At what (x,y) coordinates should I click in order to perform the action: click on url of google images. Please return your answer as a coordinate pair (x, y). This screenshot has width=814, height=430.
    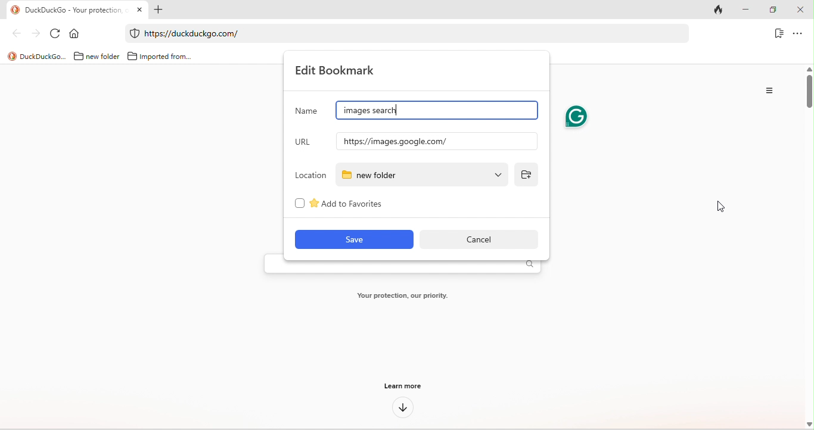
    Looking at the image, I should click on (436, 141).